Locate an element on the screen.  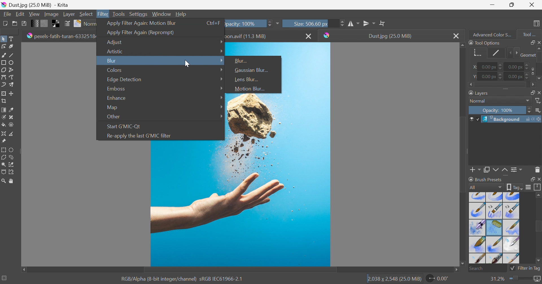
Opacity: 100% is located at coordinates (499, 111).